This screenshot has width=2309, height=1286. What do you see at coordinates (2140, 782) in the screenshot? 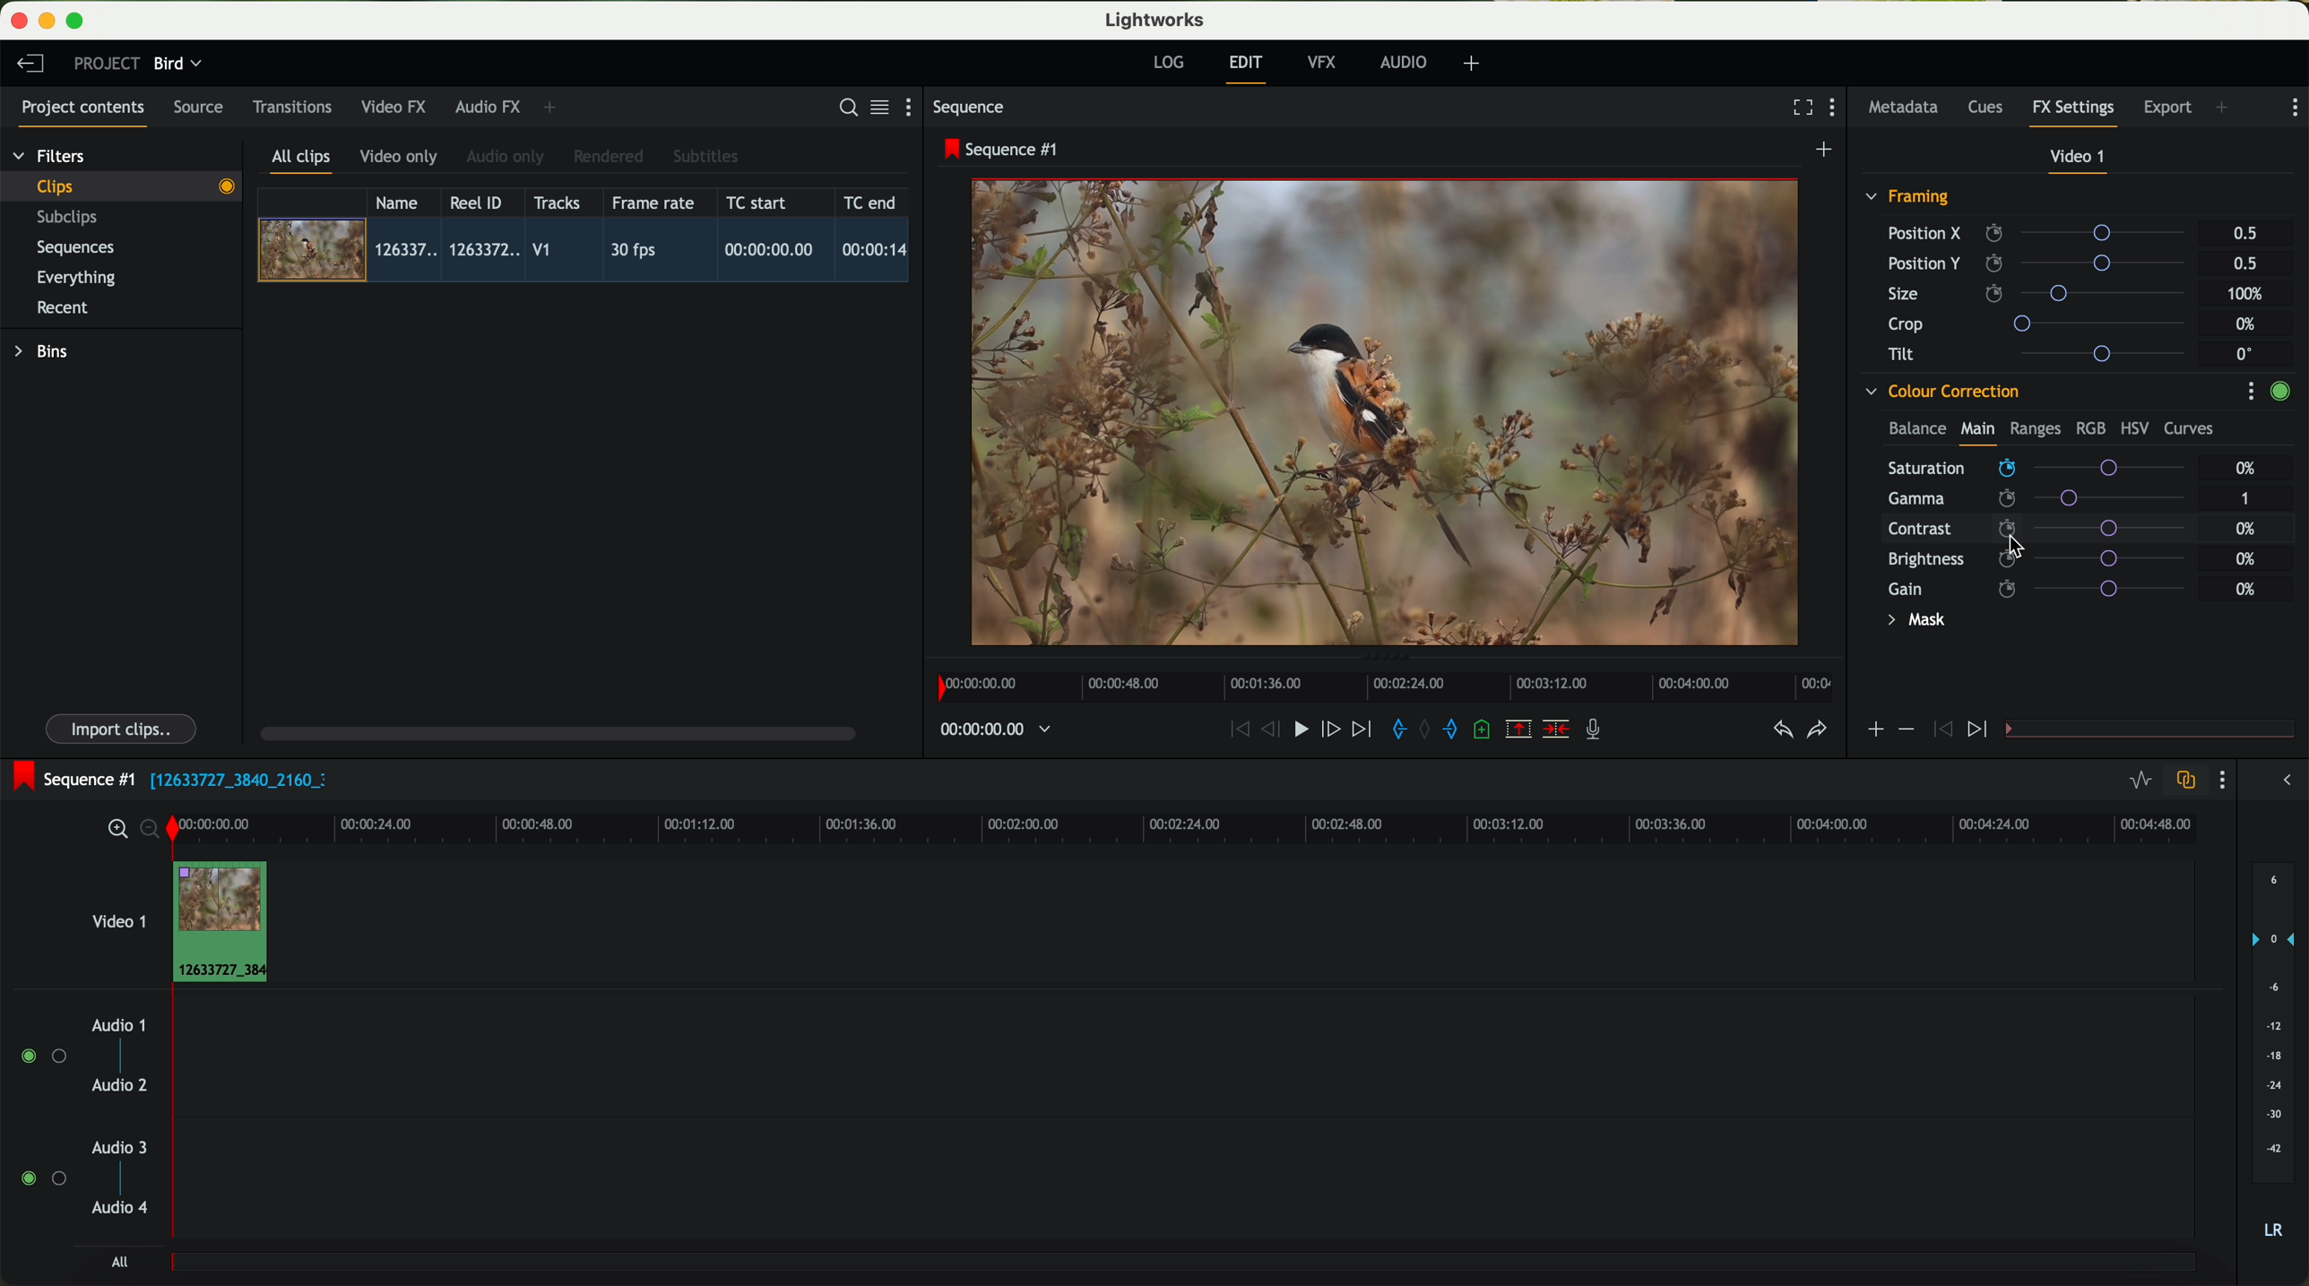
I see `toggle audio levels editing` at bounding box center [2140, 782].